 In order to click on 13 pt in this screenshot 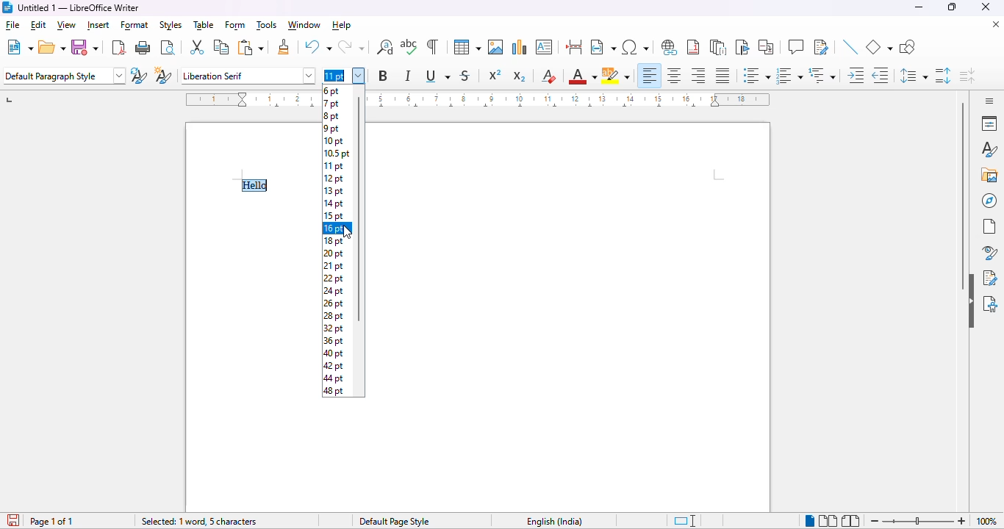, I will do `click(333, 192)`.